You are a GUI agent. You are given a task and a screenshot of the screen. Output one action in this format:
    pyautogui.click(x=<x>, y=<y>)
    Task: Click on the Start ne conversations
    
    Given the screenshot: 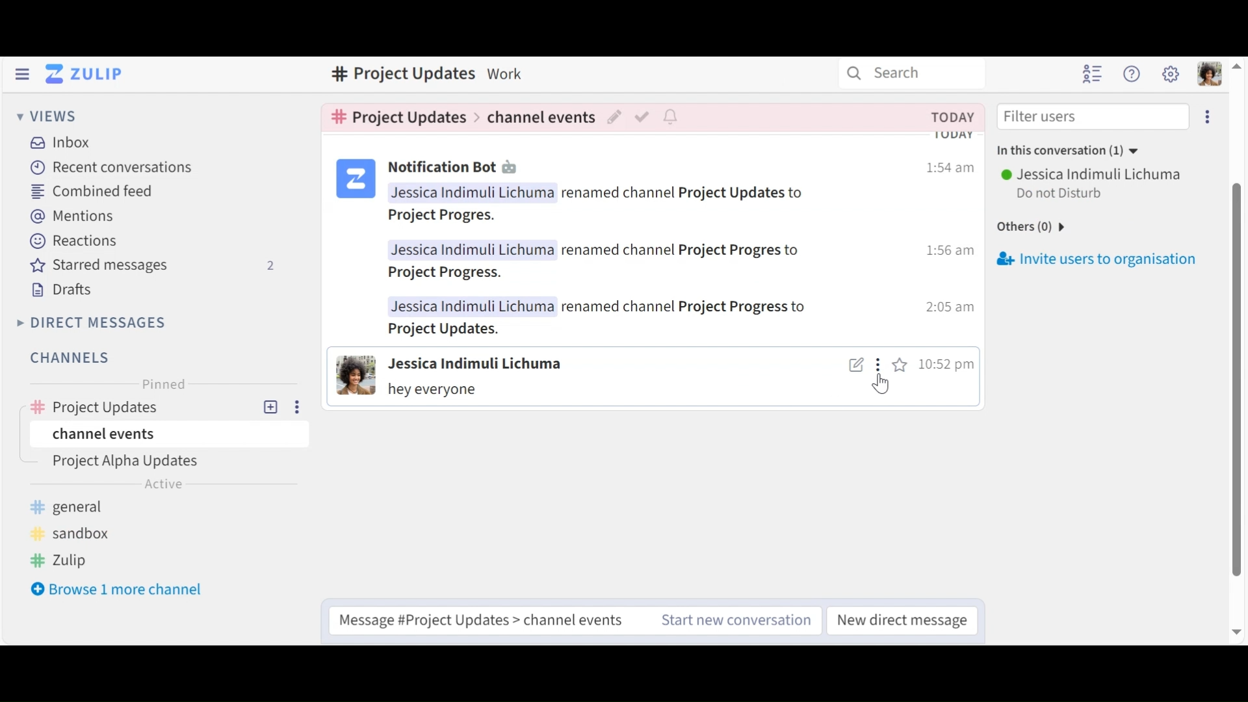 What is the action you would take?
    pyautogui.click(x=733, y=621)
    